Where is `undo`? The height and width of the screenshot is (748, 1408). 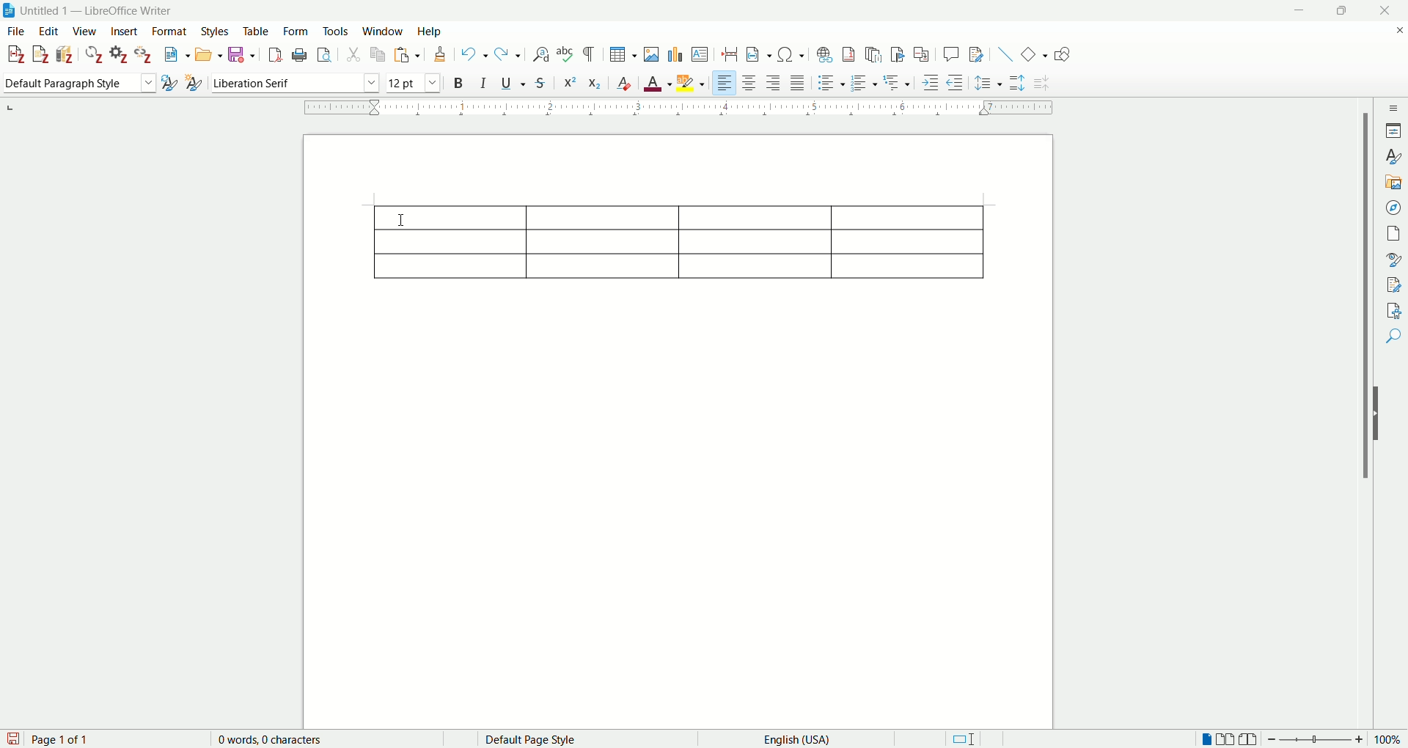 undo is located at coordinates (469, 54).